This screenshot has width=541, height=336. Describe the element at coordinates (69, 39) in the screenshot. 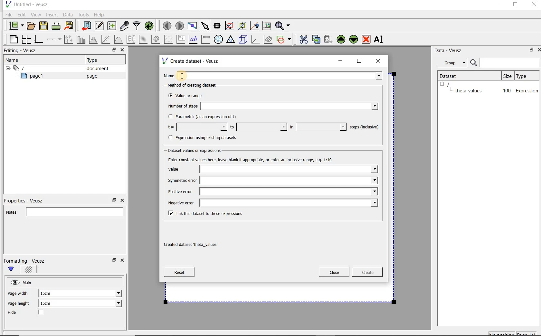

I see `Plot points with lines and error bars` at that location.